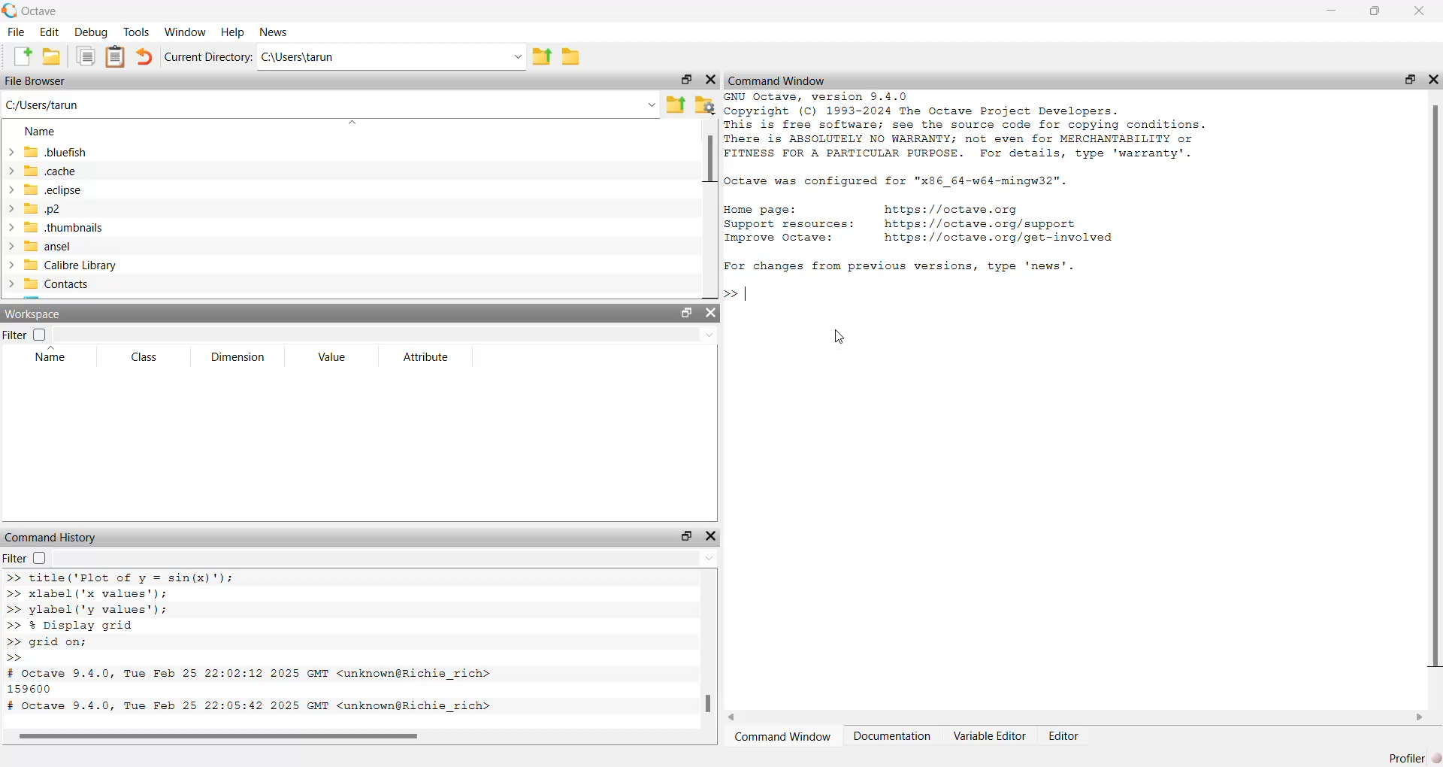 The width and height of the screenshot is (1443, 767). Describe the element at coordinates (892, 735) in the screenshot. I see `Documentation` at that location.